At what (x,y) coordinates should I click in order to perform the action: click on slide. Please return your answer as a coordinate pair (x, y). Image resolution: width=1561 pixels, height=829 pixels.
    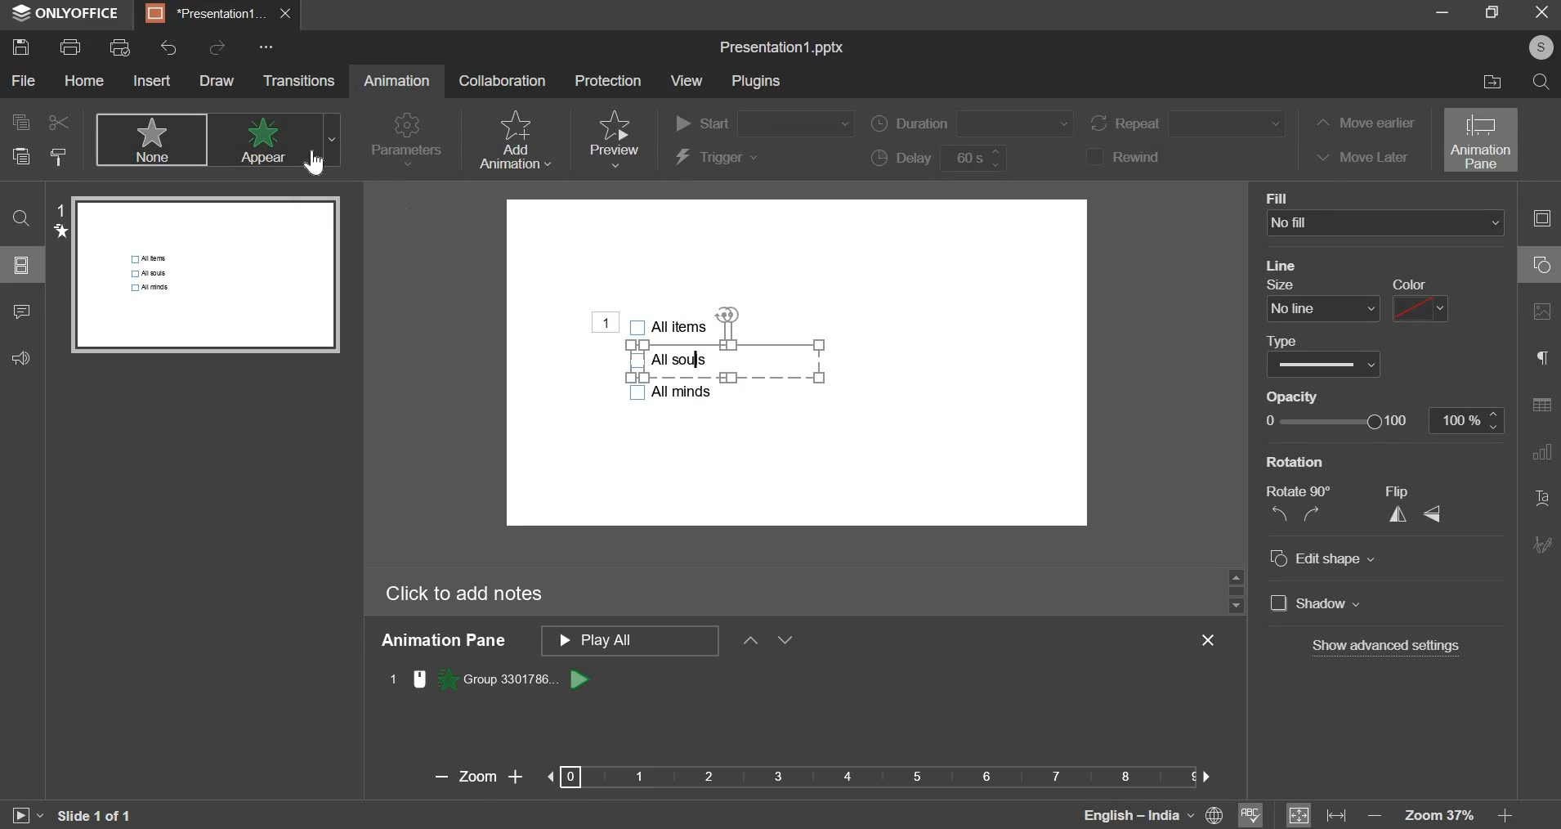
    Looking at the image, I should click on (24, 265).